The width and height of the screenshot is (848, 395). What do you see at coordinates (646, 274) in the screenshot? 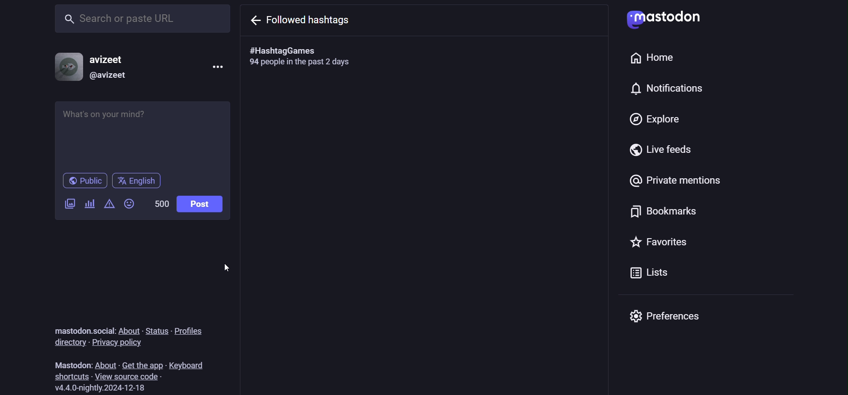
I see `lists` at bounding box center [646, 274].